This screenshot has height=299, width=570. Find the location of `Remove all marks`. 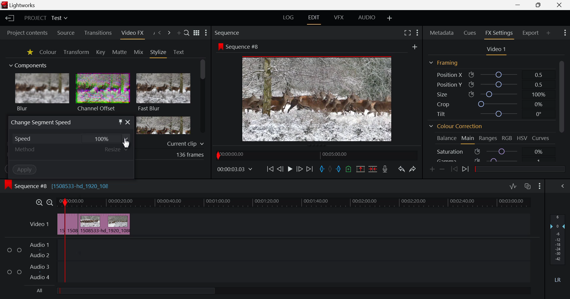

Remove all marks is located at coordinates (332, 168).